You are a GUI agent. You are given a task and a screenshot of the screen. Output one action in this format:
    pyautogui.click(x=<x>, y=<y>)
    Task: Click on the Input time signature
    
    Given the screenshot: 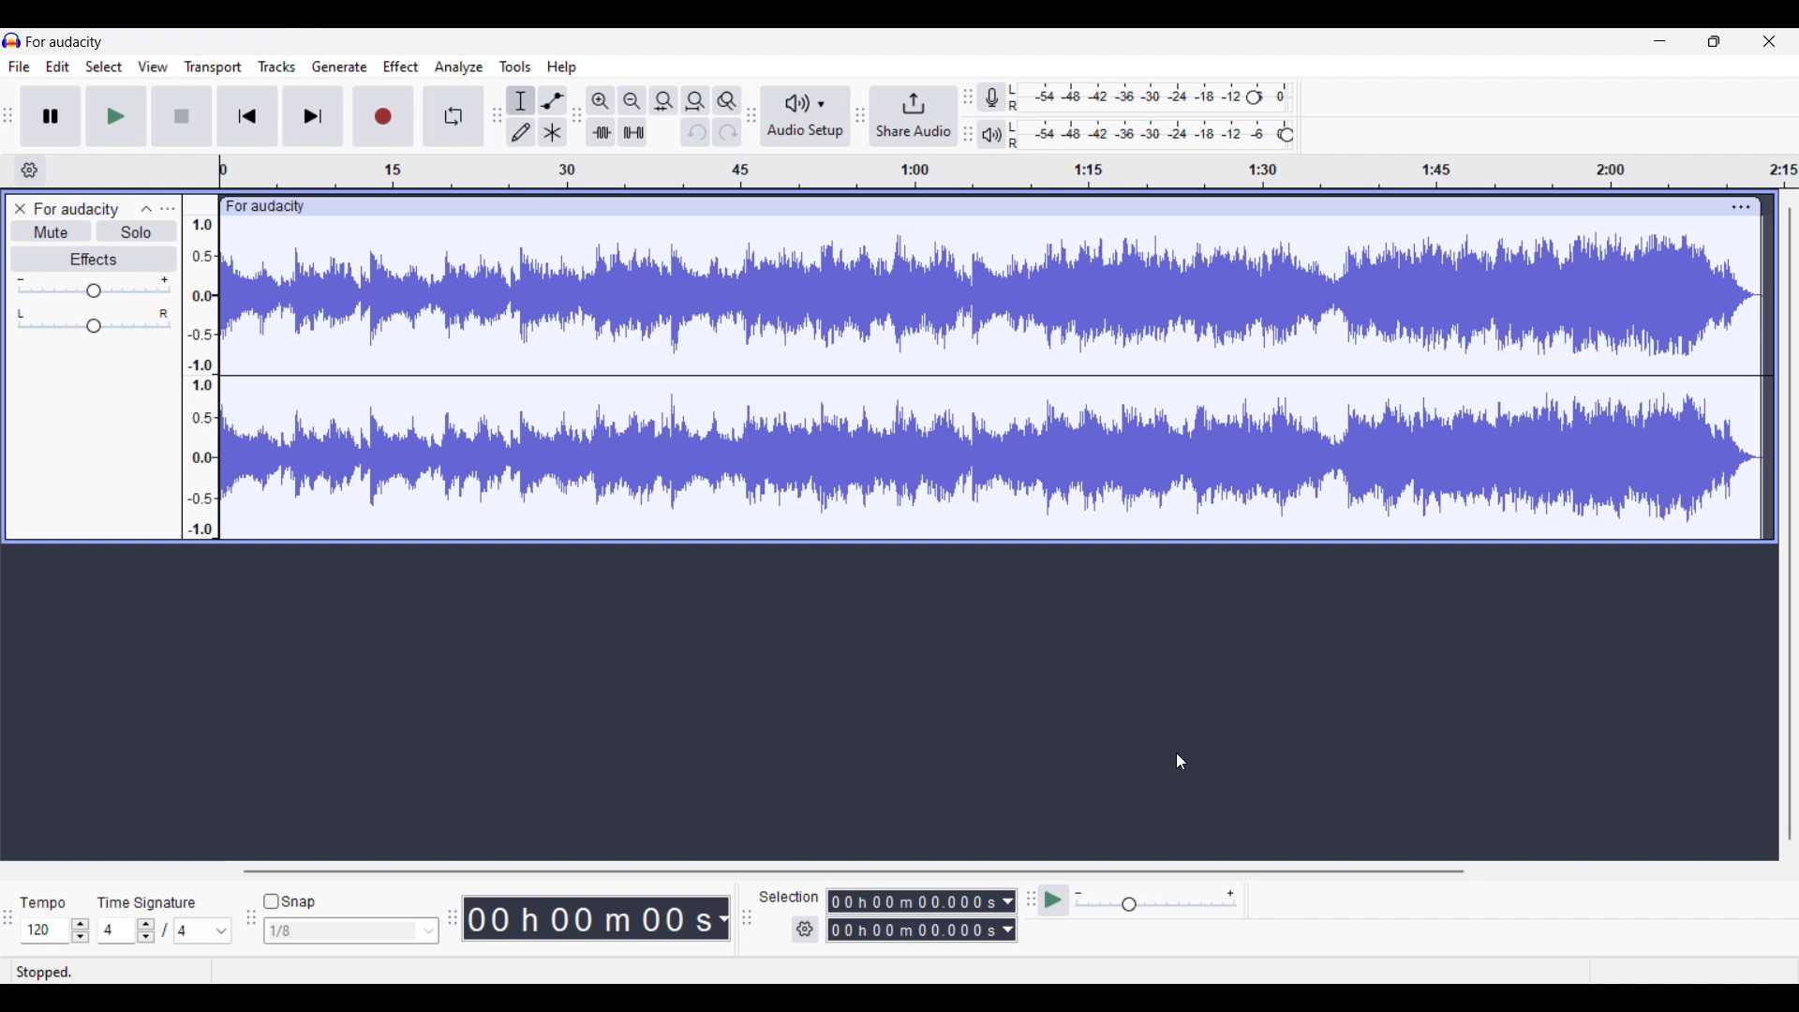 What is the action you would take?
    pyautogui.click(x=116, y=930)
    